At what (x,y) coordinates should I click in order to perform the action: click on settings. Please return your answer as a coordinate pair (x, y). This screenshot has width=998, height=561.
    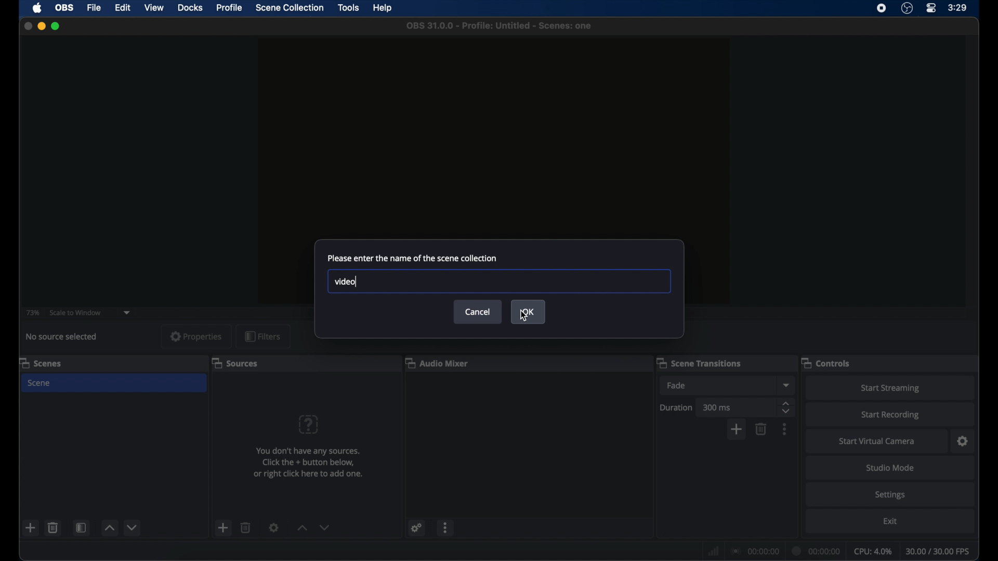
    Looking at the image, I should click on (415, 527).